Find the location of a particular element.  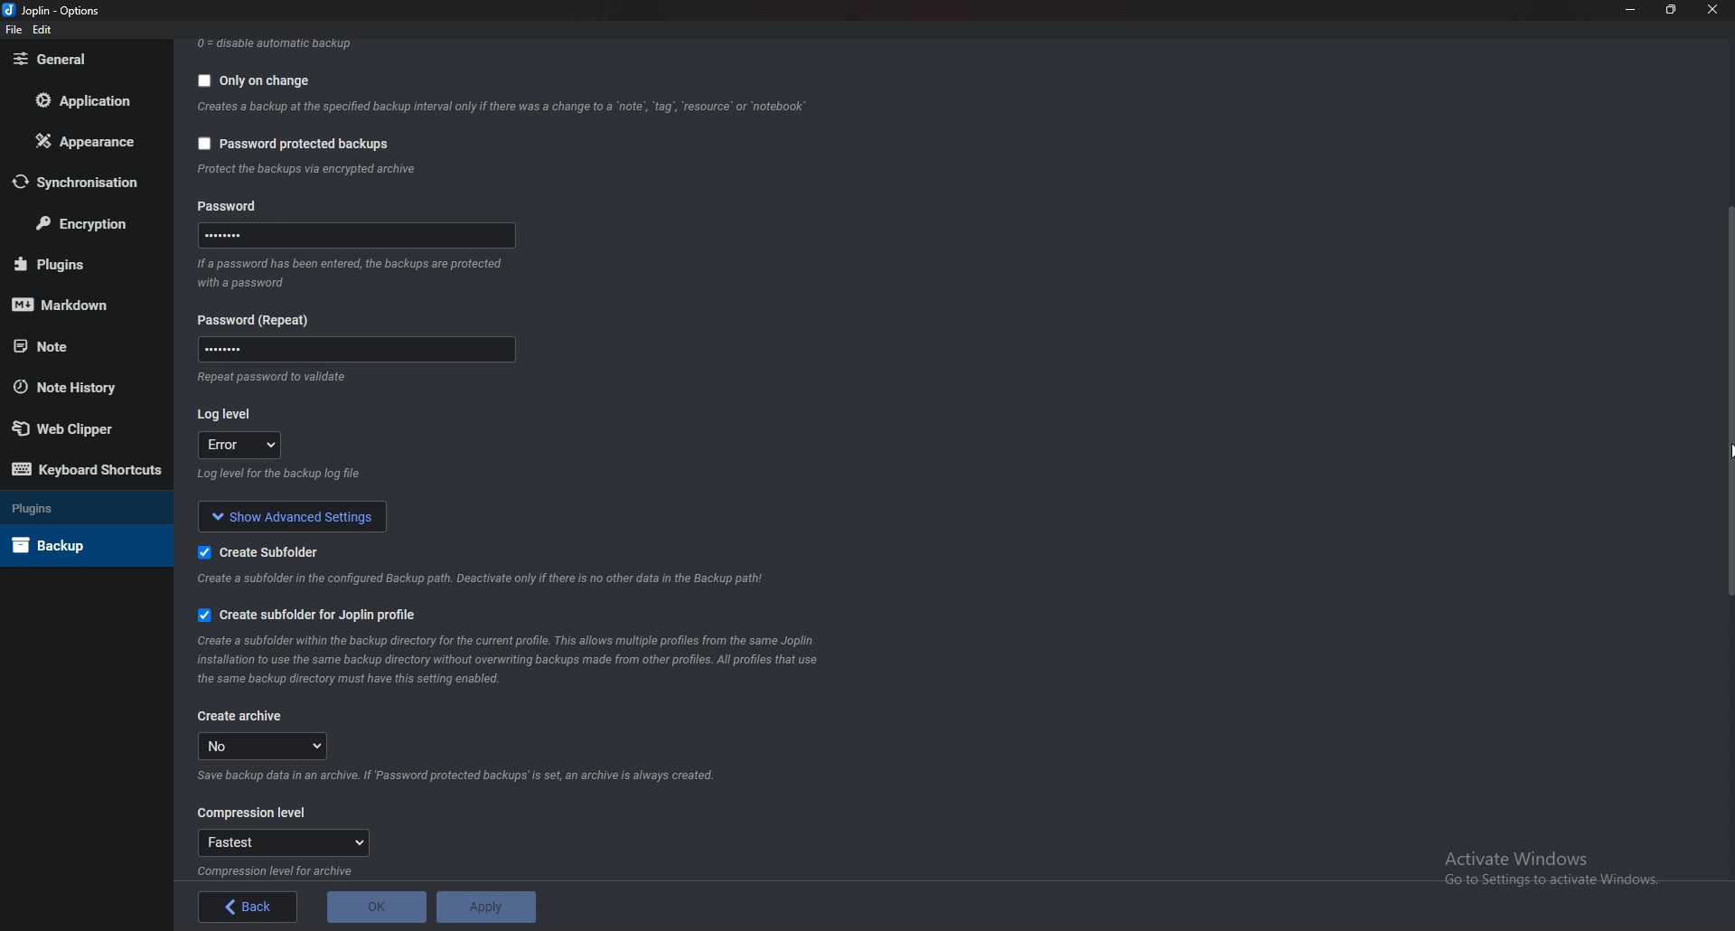

password is located at coordinates (232, 204).